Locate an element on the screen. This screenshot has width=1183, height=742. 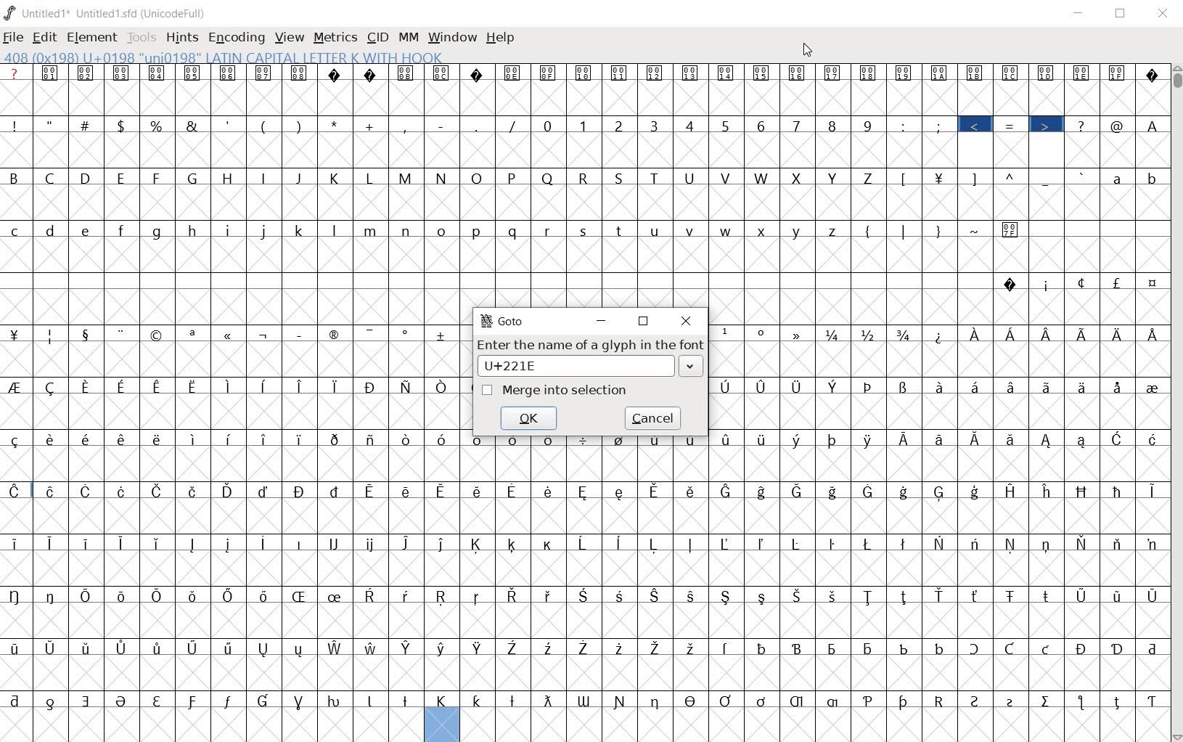
view is located at coordinates (291, 37).